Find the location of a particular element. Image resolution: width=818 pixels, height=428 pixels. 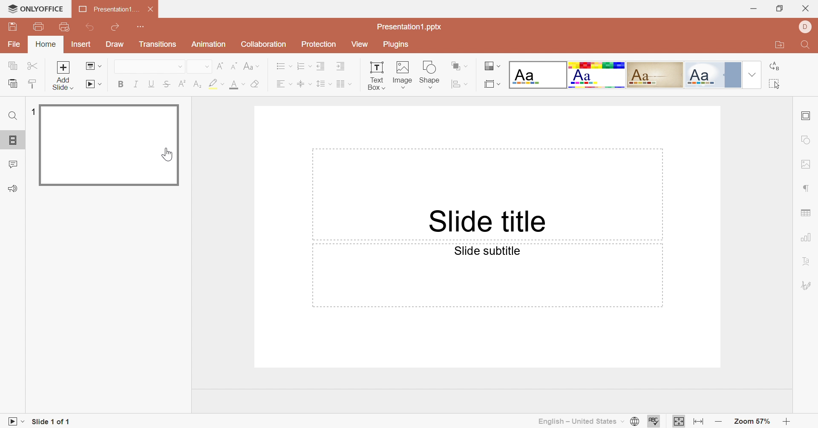

Change case is located at coordinates (248, 66).